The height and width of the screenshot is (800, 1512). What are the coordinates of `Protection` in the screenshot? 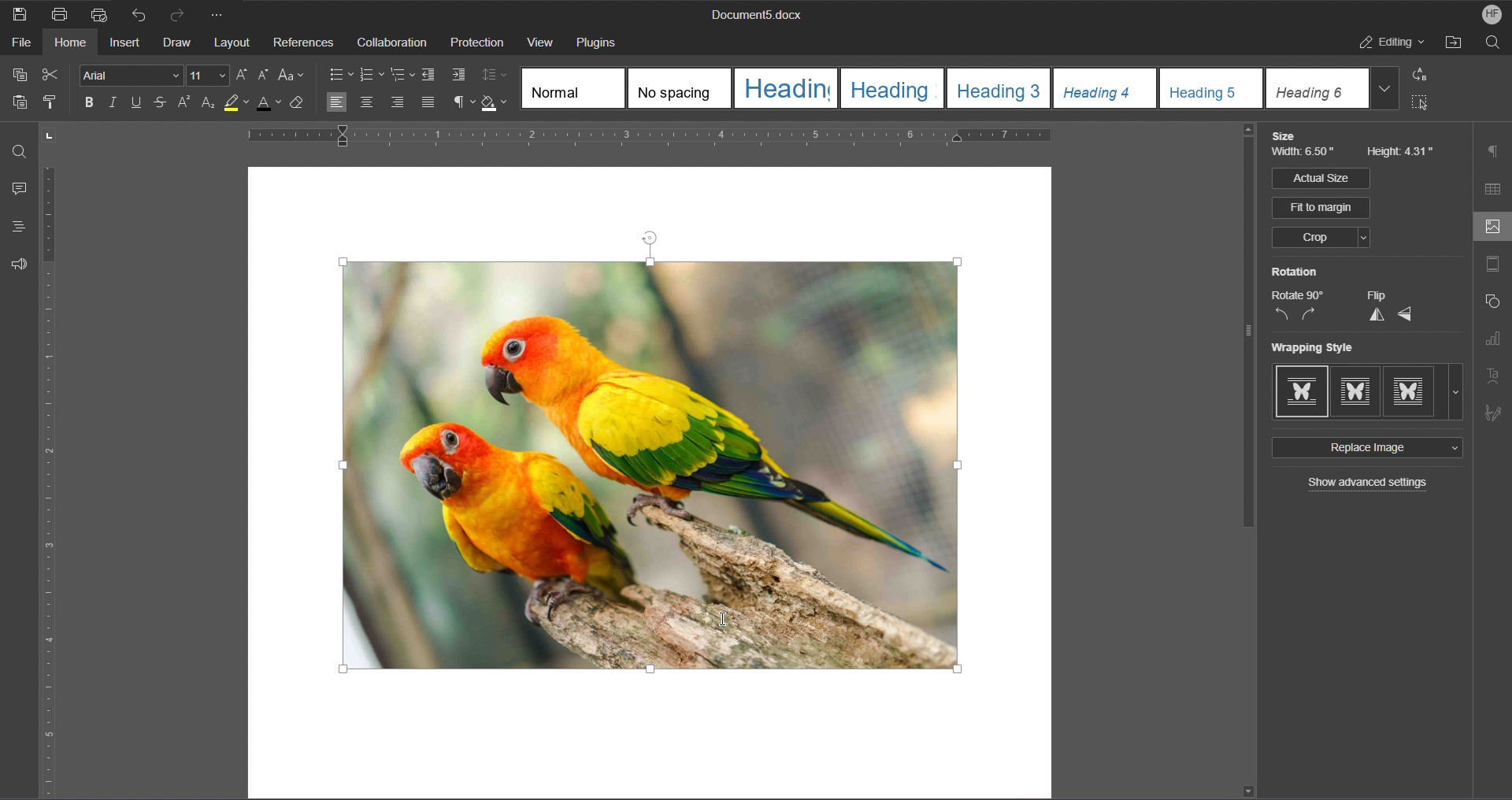 It's located at (477, 43).